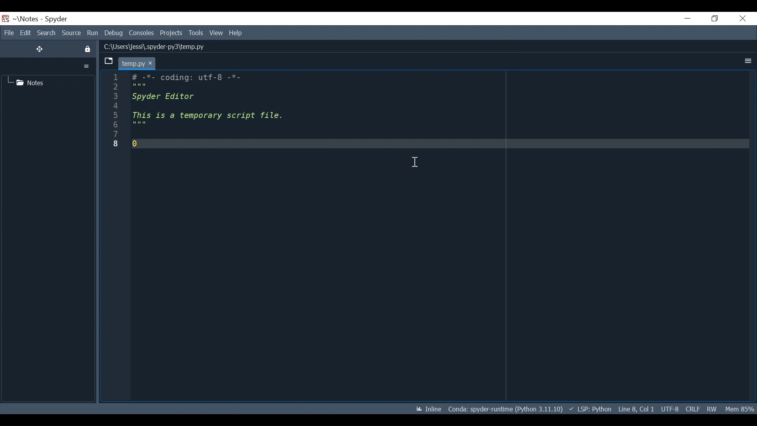 This screenshot has width=757, height=426. Describe the element at coordinates (714, 19) in the screenshot. I see `Restore` at that location.